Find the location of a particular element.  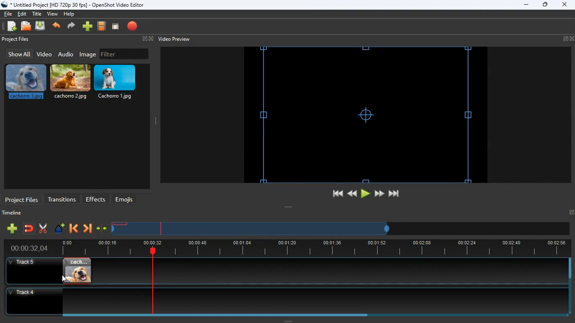

upload is located at coordinates (41, 26).